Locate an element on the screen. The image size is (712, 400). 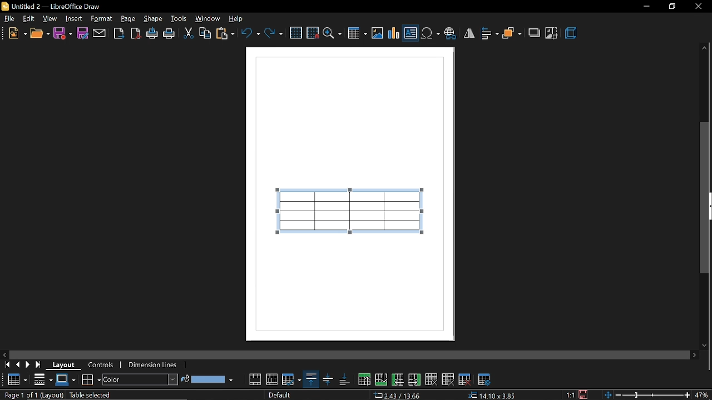
dimension lines is located at coordinates (155, 366).